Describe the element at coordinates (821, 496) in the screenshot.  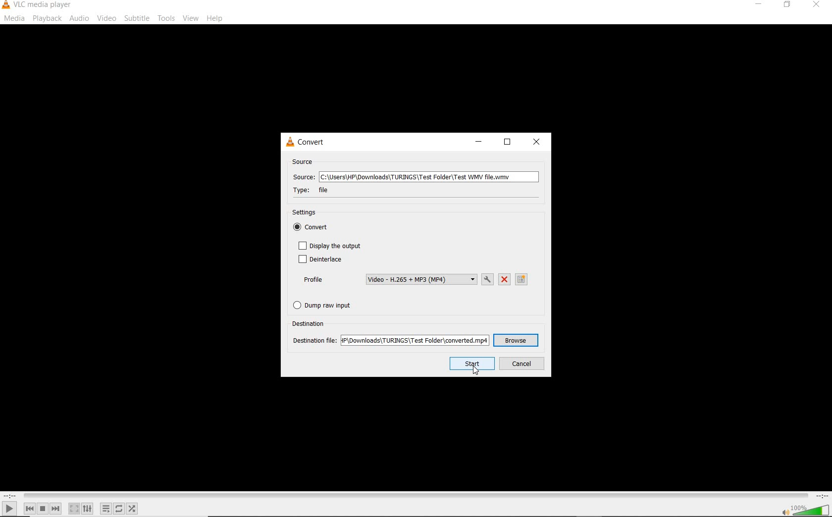
I see `remaining time` at that location.